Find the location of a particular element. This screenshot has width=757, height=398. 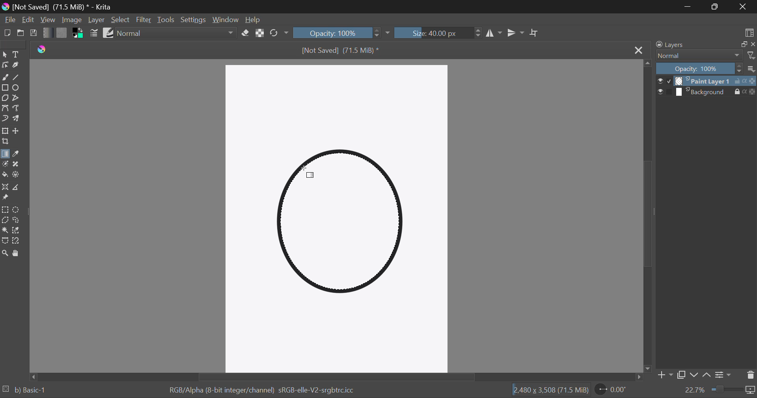

zoom value is located at coordinates (695, 390).